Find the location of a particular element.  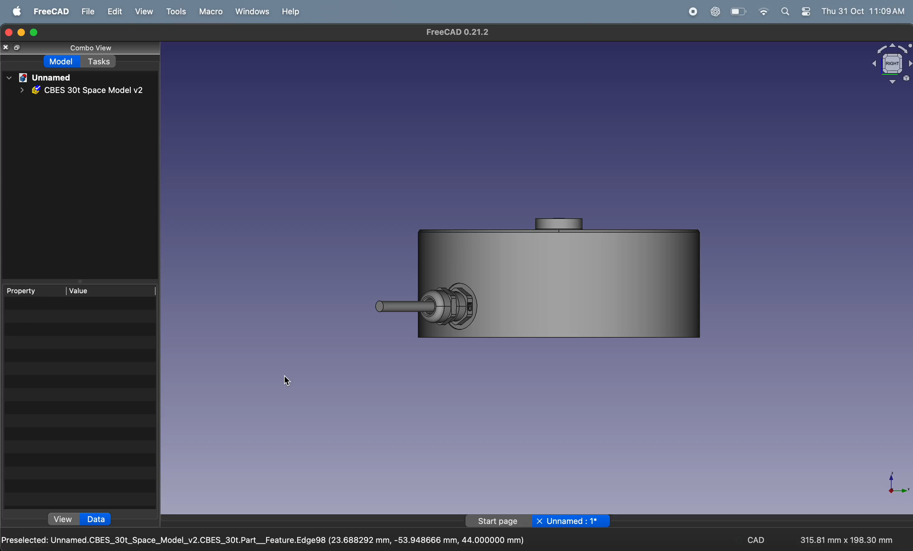

model is located at coordinates (60, 61).